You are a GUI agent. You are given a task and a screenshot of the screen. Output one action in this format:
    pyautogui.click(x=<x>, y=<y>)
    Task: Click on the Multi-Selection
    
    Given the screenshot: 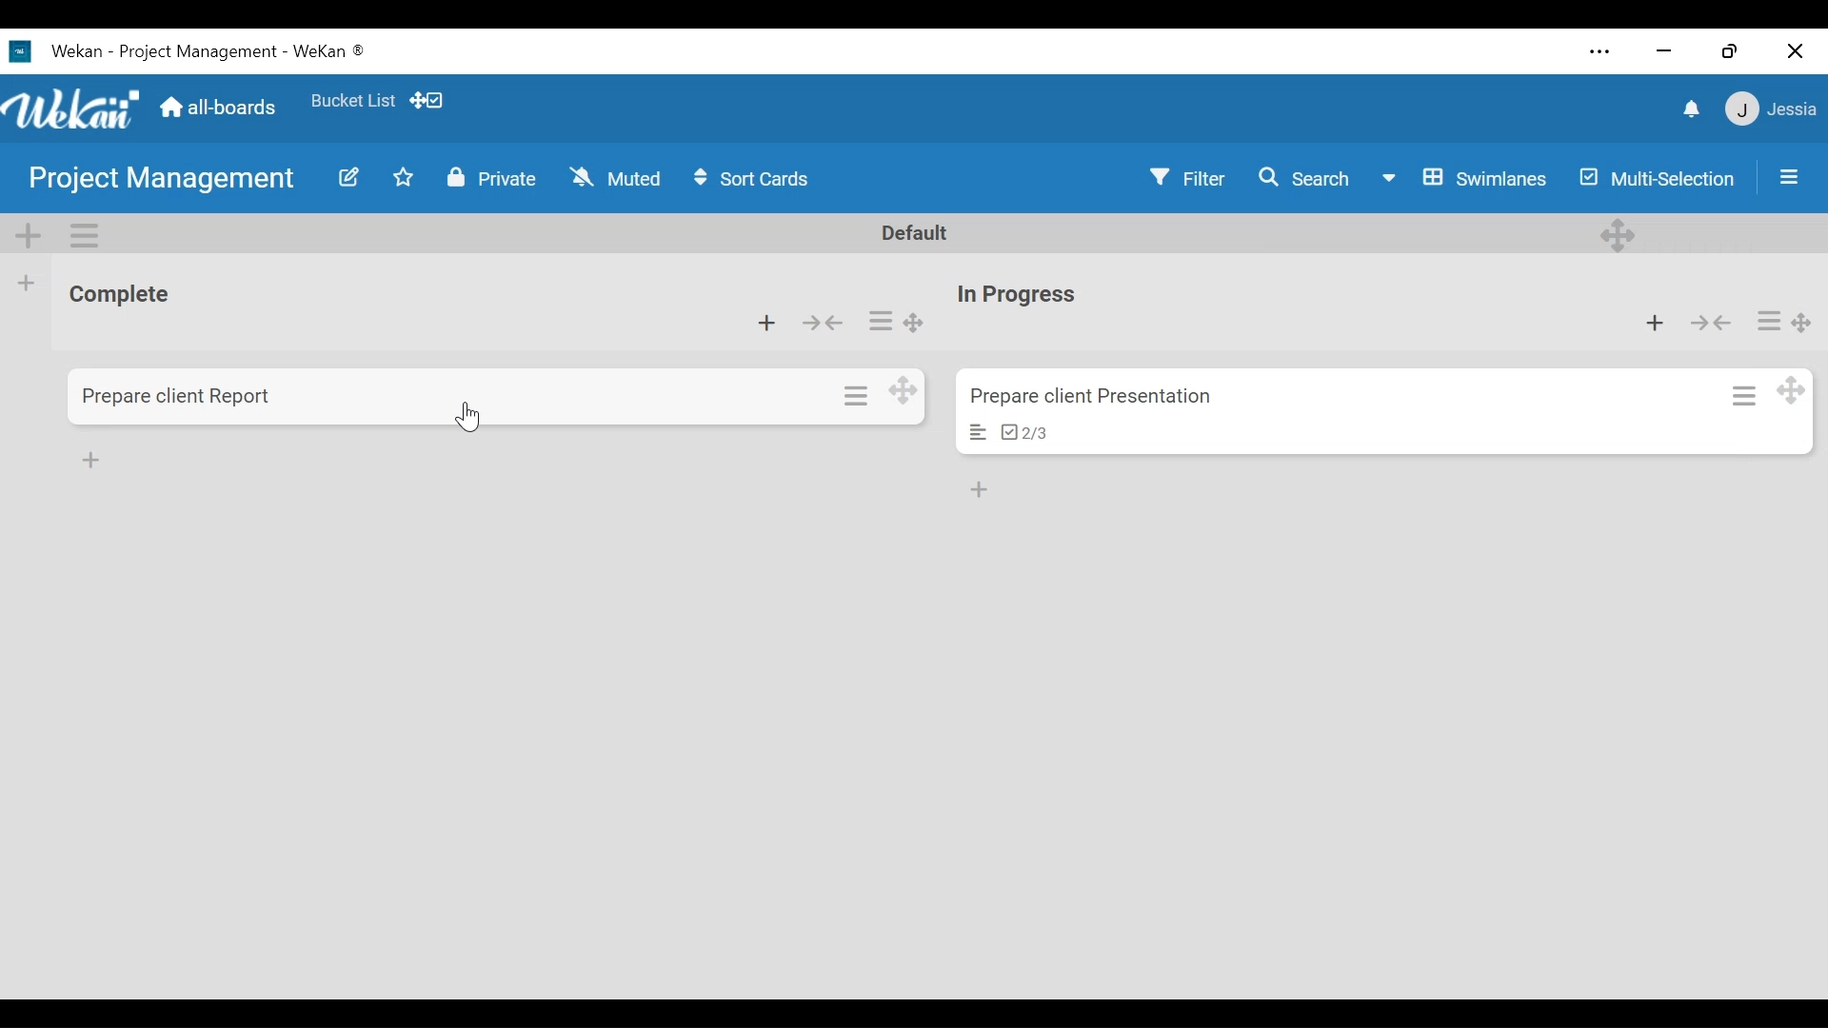 What is the action you would take?
    pyautogui.click(x=1654, y=178)
    